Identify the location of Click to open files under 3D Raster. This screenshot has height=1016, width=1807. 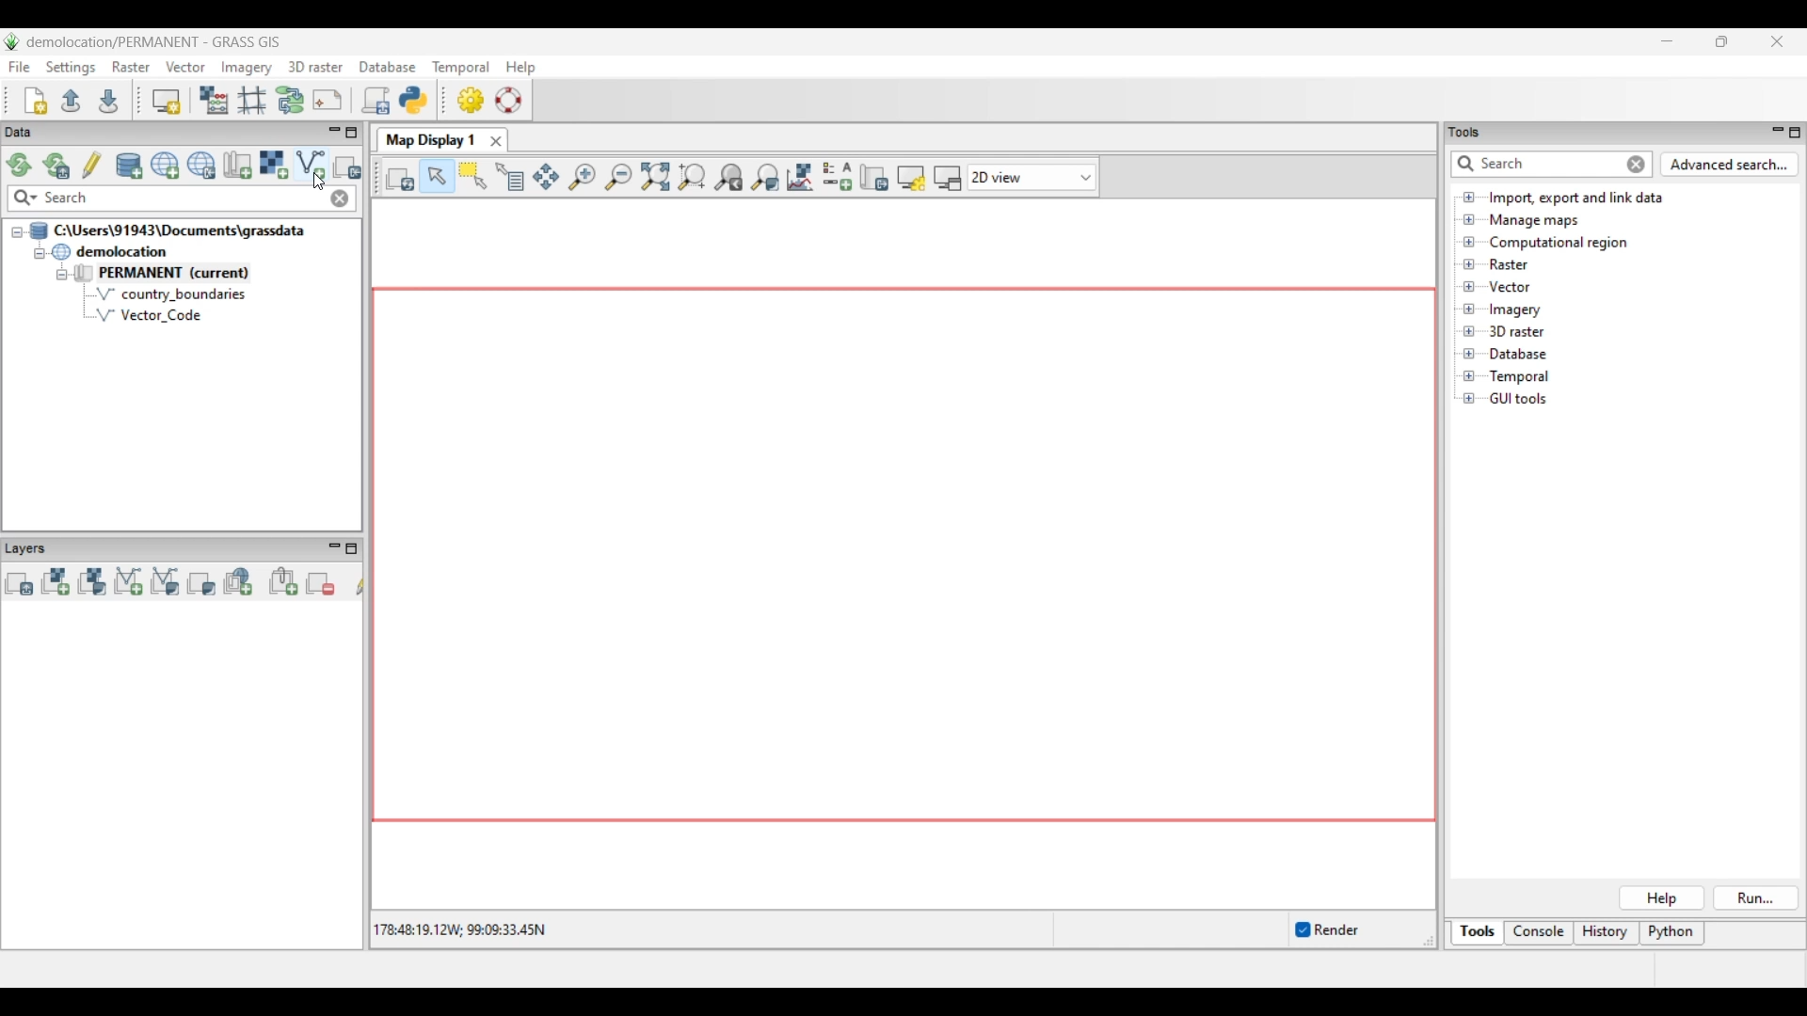
(1469, 331).